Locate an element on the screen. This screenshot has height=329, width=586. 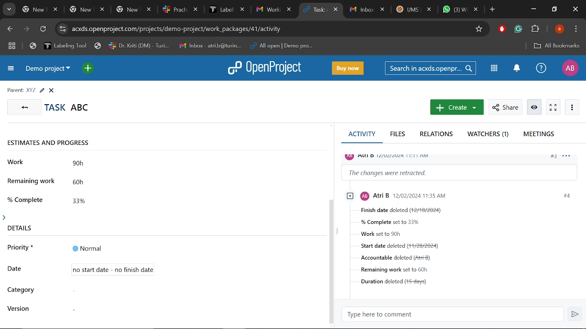
date is located at coordinates (17, 269).